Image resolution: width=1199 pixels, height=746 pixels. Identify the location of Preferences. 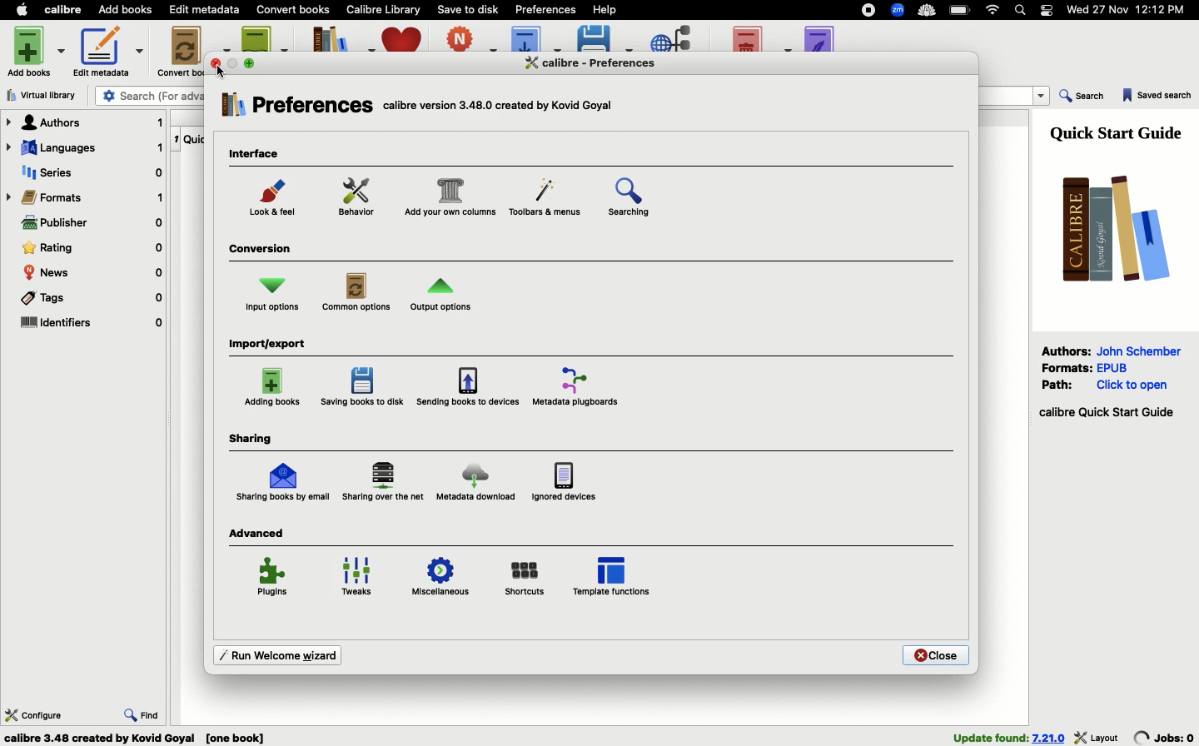
(547, 8).